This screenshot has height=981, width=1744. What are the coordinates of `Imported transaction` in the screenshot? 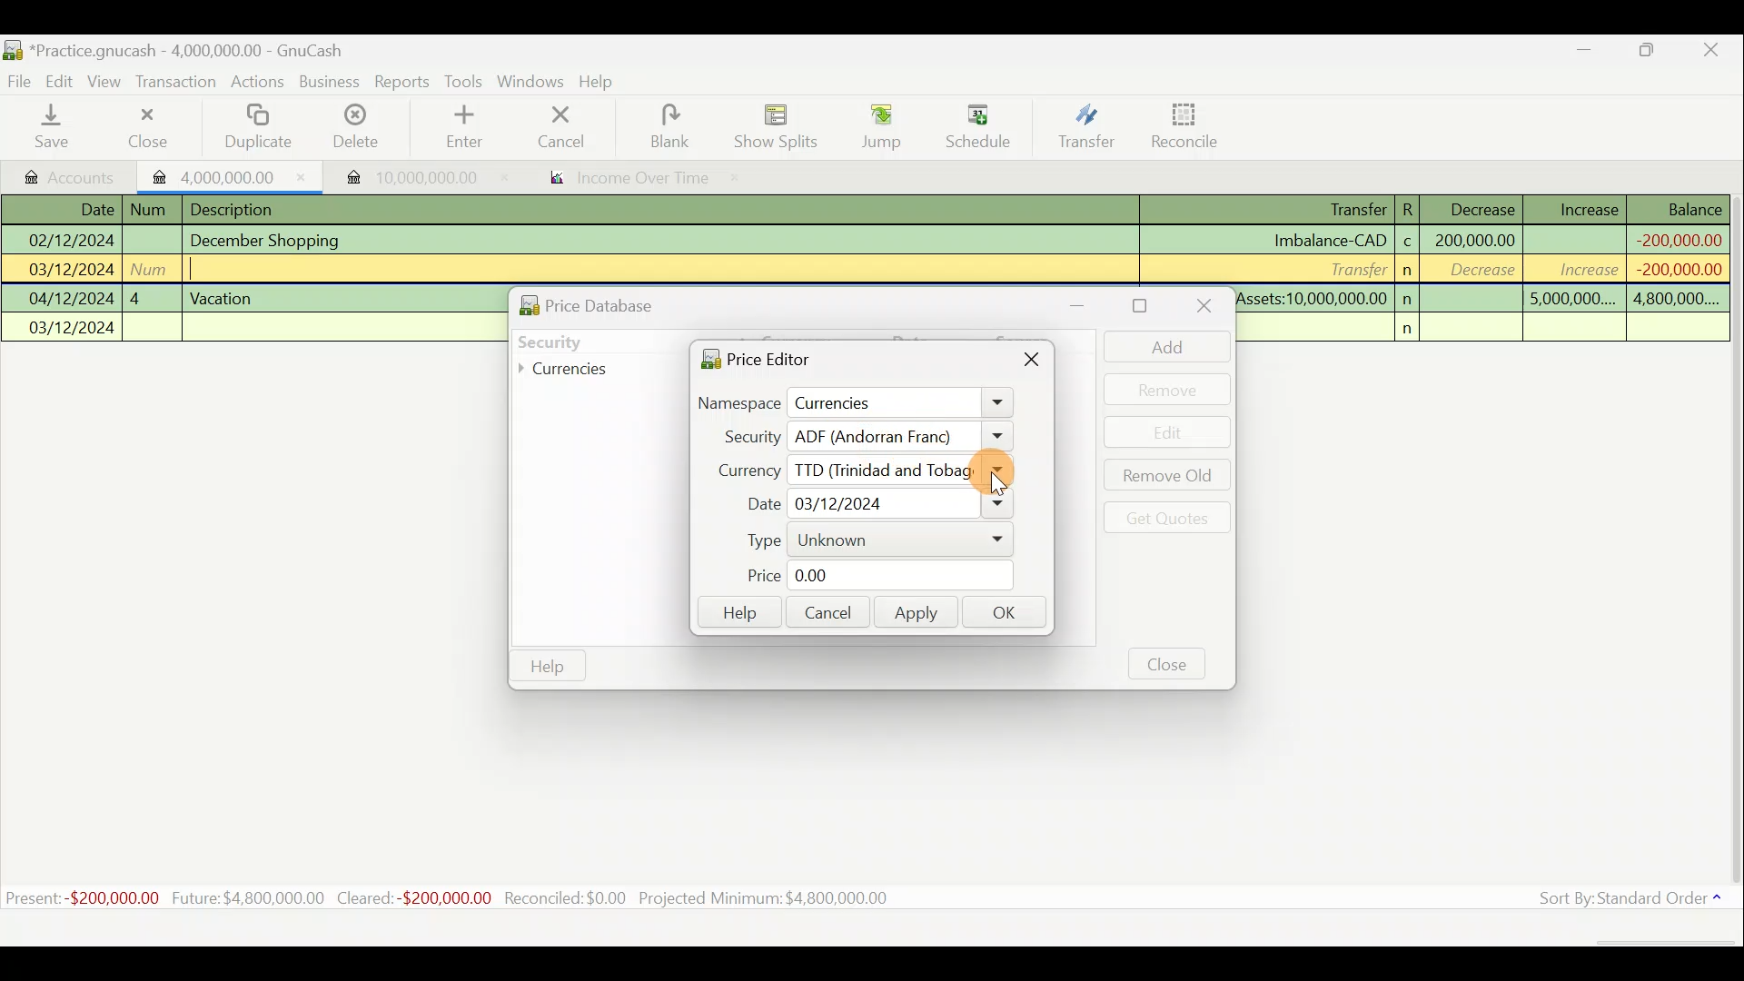 It's located at (401, 173).